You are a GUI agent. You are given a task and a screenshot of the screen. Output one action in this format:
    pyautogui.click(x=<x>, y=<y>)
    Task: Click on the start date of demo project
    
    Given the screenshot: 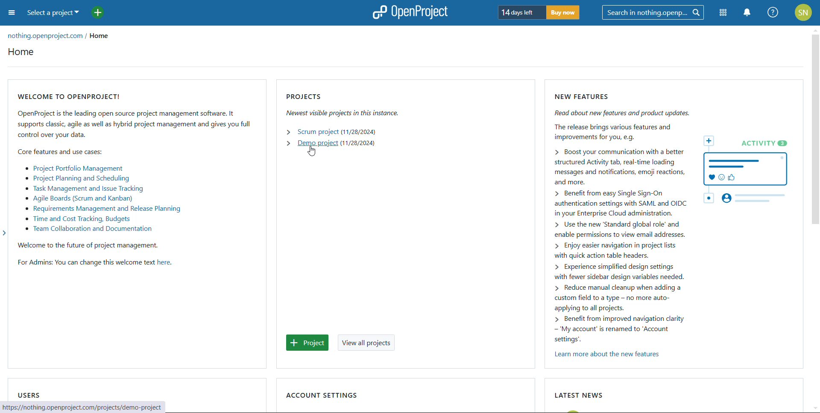 What is the action you would take?
    pyautogui.click(x=358, y=143)
    